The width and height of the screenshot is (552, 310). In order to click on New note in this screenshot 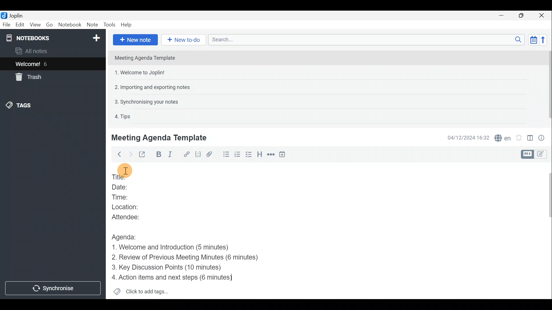, I will do `click(135, 40)`.